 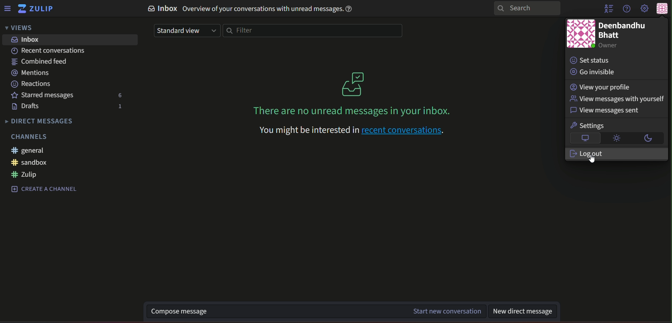 What do you see at coordinates (41, 122) in the screenshot?
I see `text` at bounding box center [41, 122].